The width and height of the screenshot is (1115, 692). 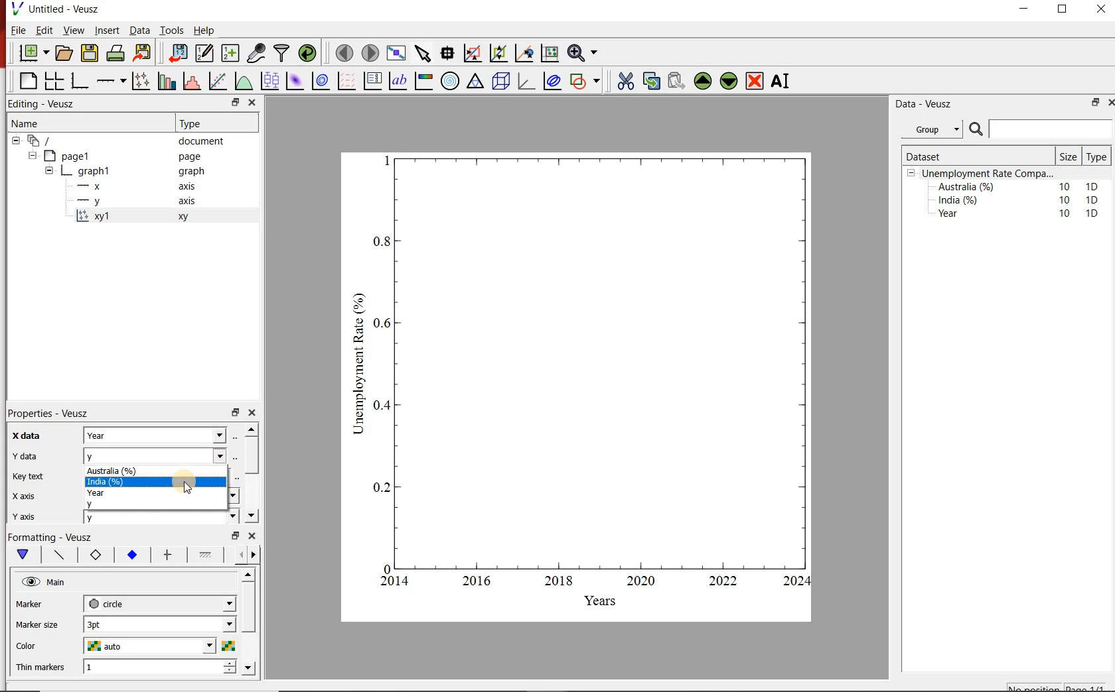 What do you see at coordinates (577, 387) in the screenshot?
I see `graph chart` at bounding box center [577, 387].